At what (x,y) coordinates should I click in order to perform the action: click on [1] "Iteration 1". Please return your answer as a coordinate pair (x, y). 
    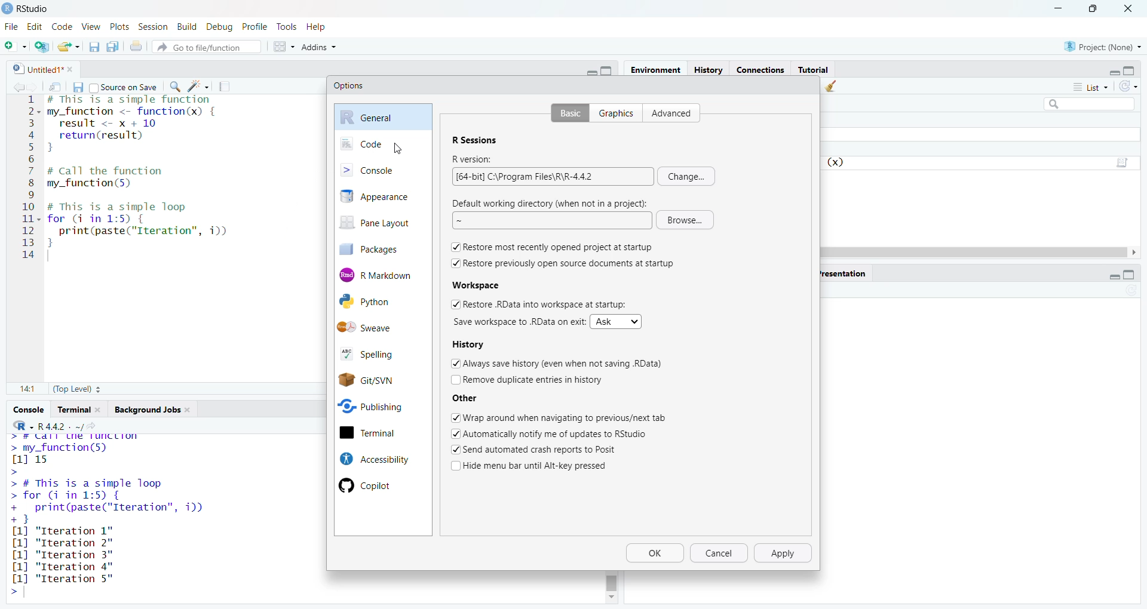
    Looking at the image, I should click on (69, 531).